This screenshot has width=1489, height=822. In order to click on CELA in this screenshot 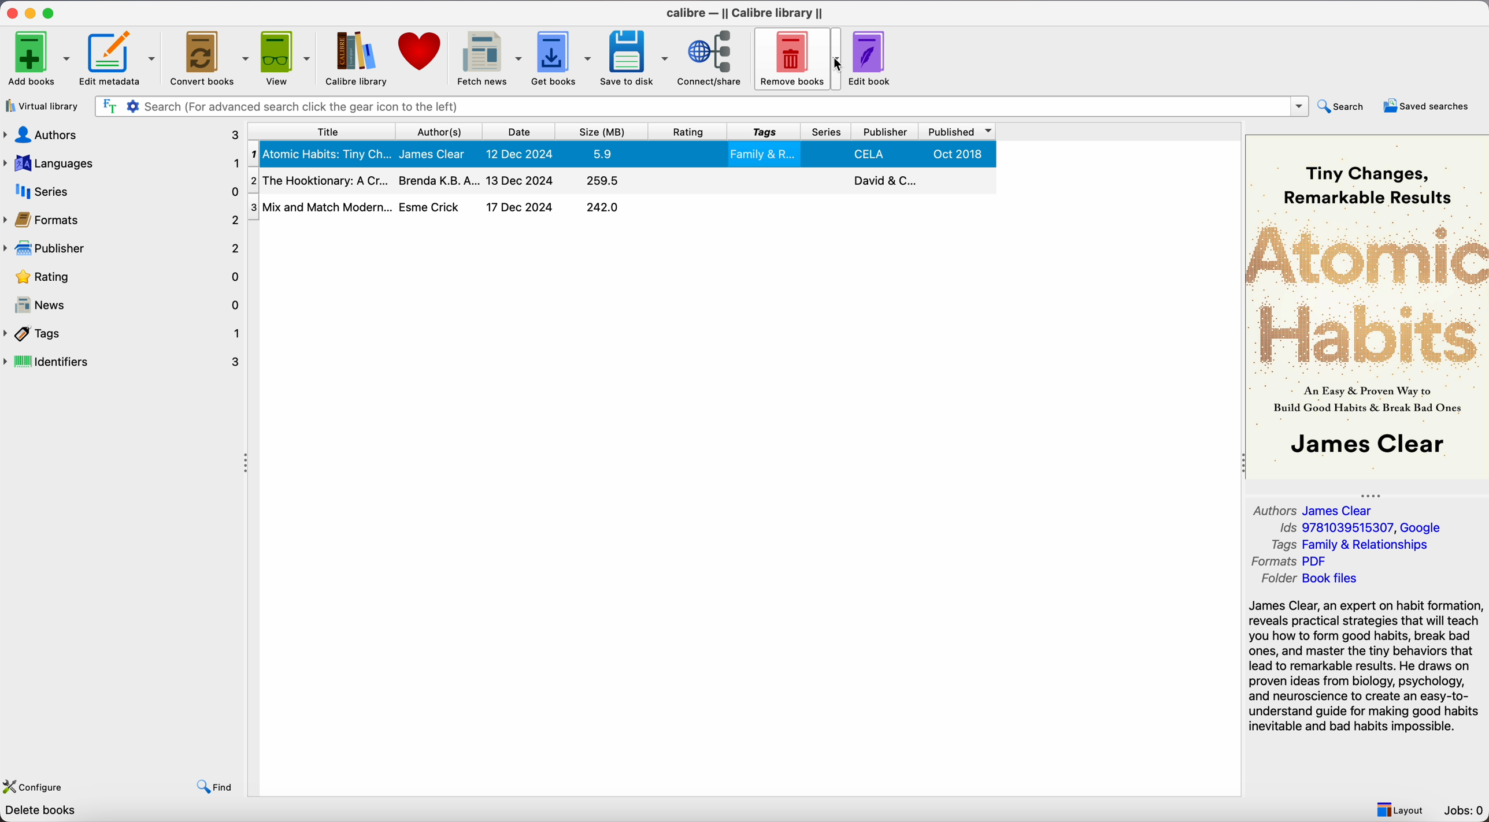, I will do `click(872, 153)`.